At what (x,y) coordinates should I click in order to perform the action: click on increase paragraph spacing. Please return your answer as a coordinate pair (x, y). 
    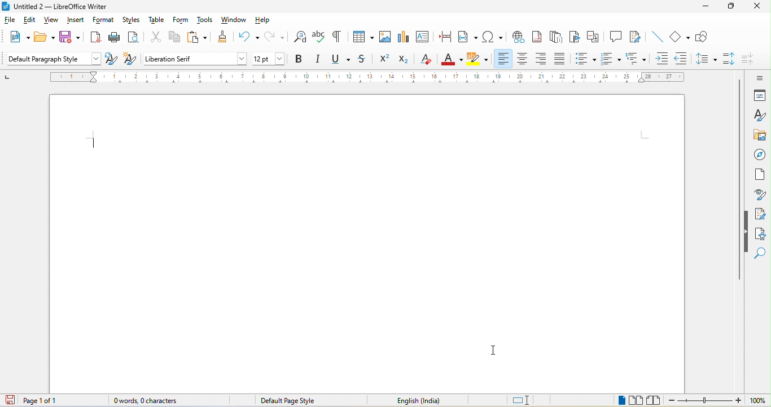
    Looking at the image, I should click on (730, 60).